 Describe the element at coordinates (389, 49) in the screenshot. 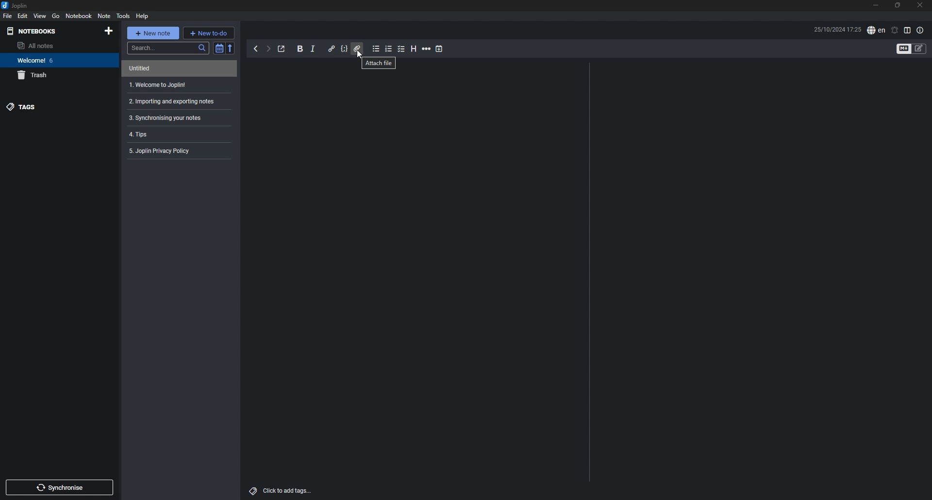

I see `numbered list` at that location.